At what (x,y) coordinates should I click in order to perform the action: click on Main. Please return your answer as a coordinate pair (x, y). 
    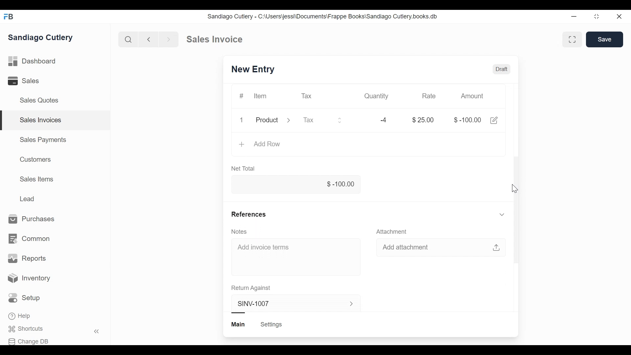
    Looking at the image, I should click on (239, 324).